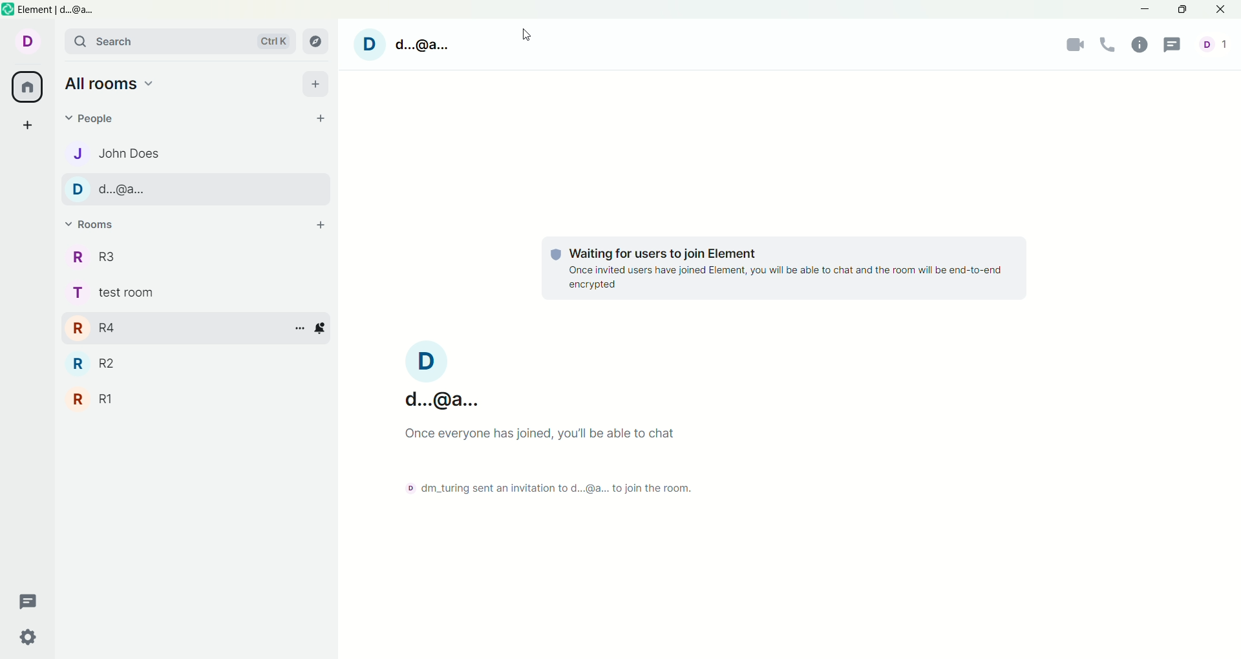 The height and width of the screenshot is (659, 1241). What do you see at coordinates (28, 87) in the screenshot?
I see `all rooms` at bounding box center [28, 87].